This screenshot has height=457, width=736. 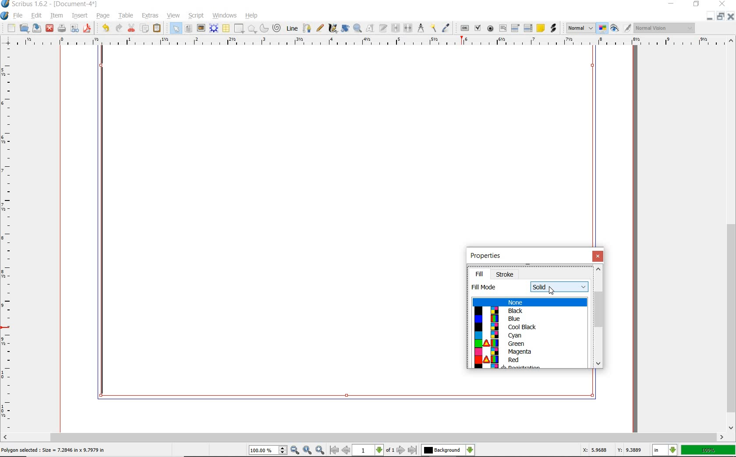 I want to click on ruler, so click(x=8, y=241).